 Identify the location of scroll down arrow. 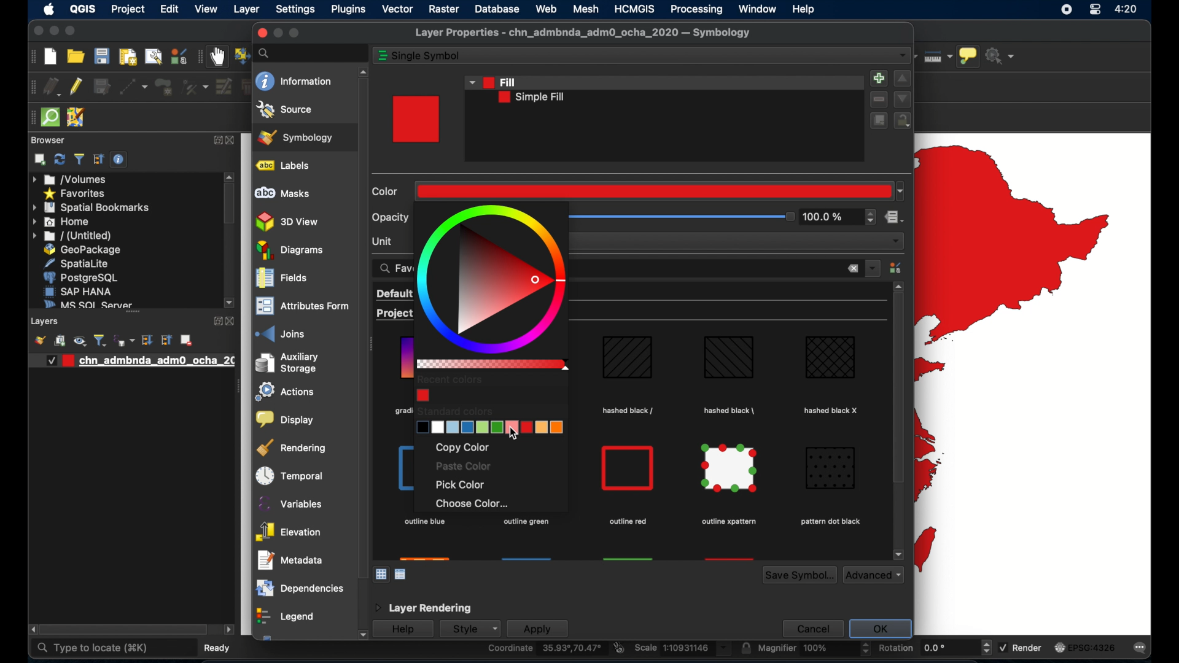
(898, 554).